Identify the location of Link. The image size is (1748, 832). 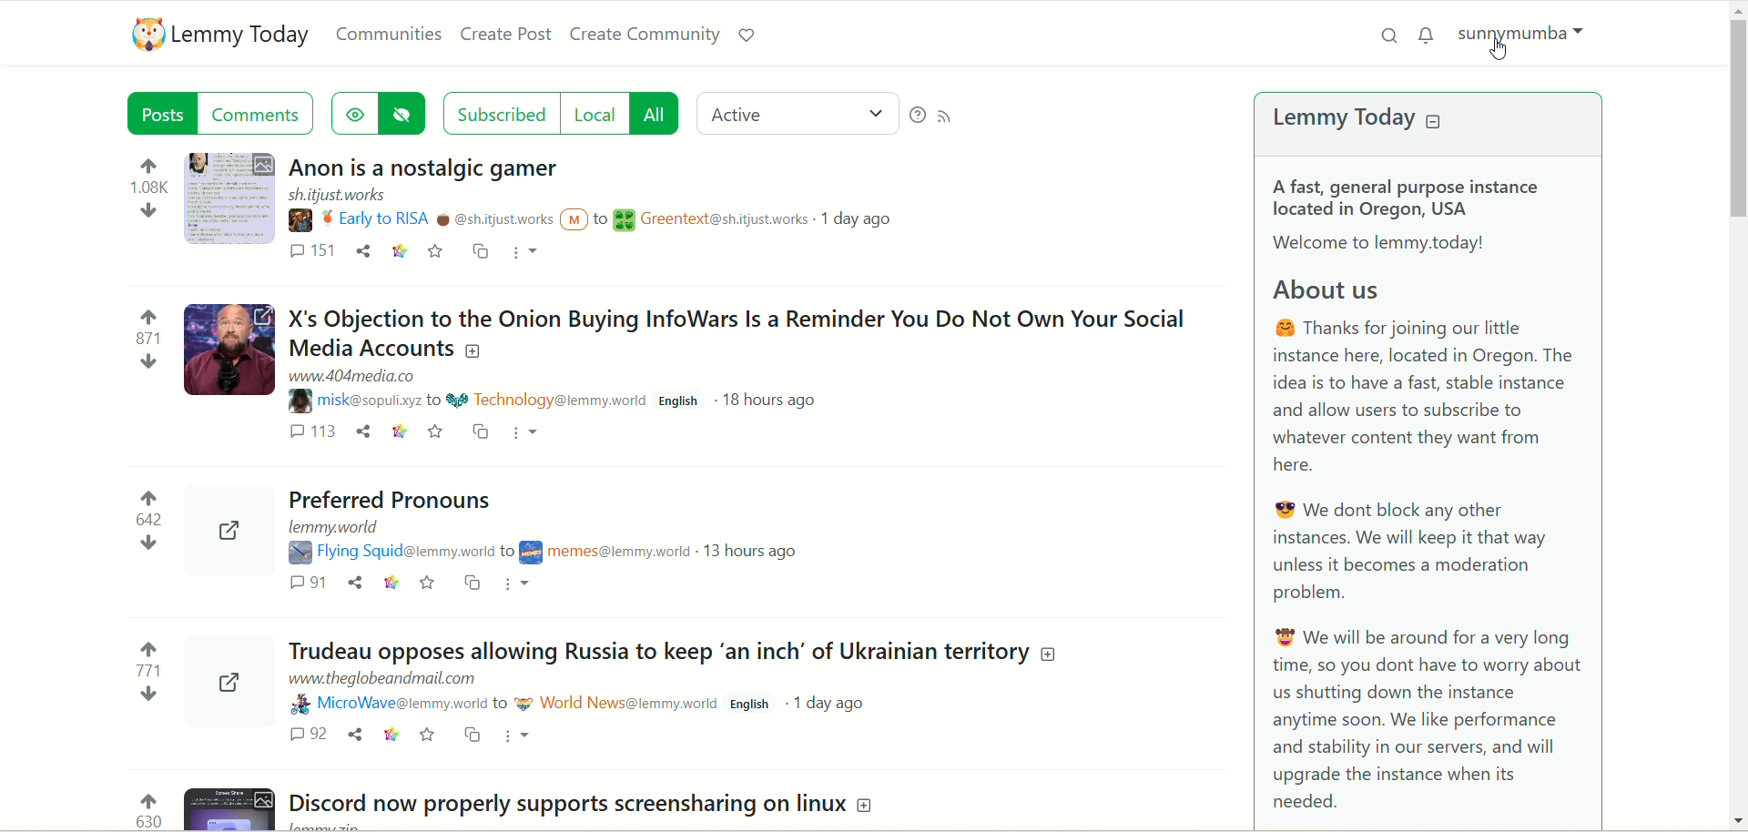
(401, 431).